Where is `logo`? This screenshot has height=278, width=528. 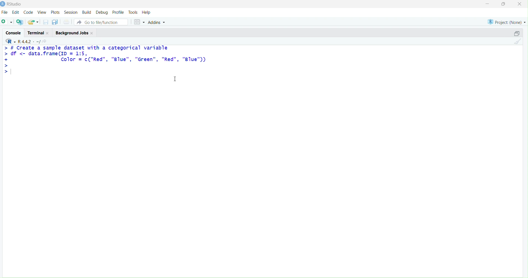 logo is located at coordinates (3, 4).